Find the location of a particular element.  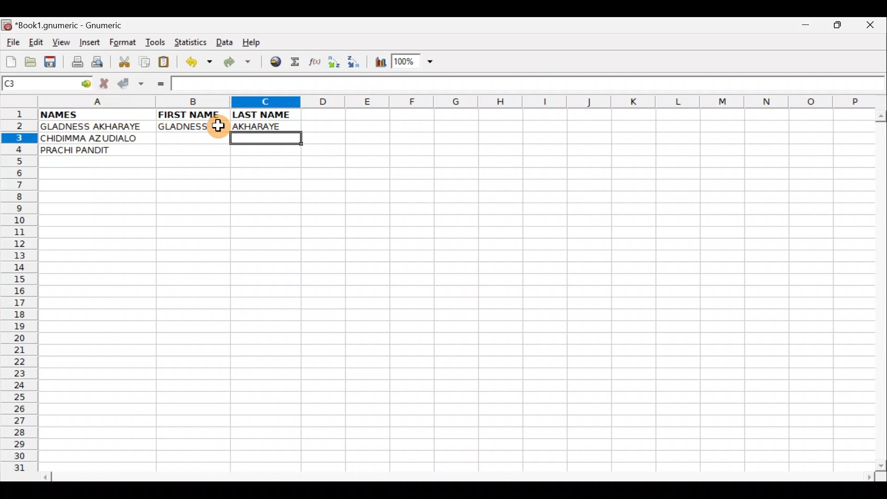

Accept change is located at coordinates (131, 84).